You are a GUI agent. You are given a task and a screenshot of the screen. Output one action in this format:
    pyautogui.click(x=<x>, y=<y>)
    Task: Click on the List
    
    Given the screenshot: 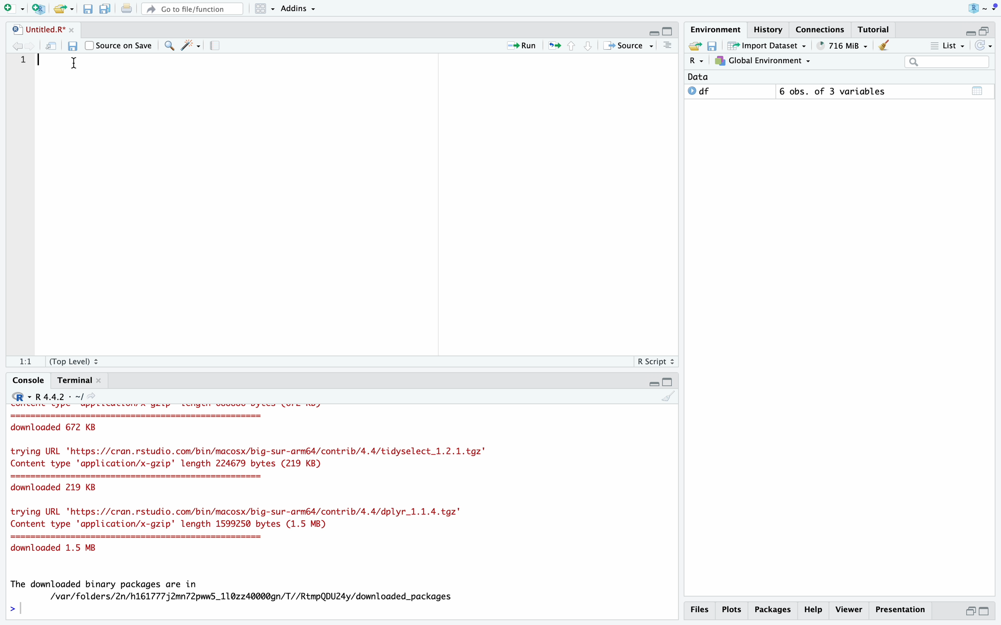 What is the action you would take?
    pyautogui.click(x=947, y=45)
    